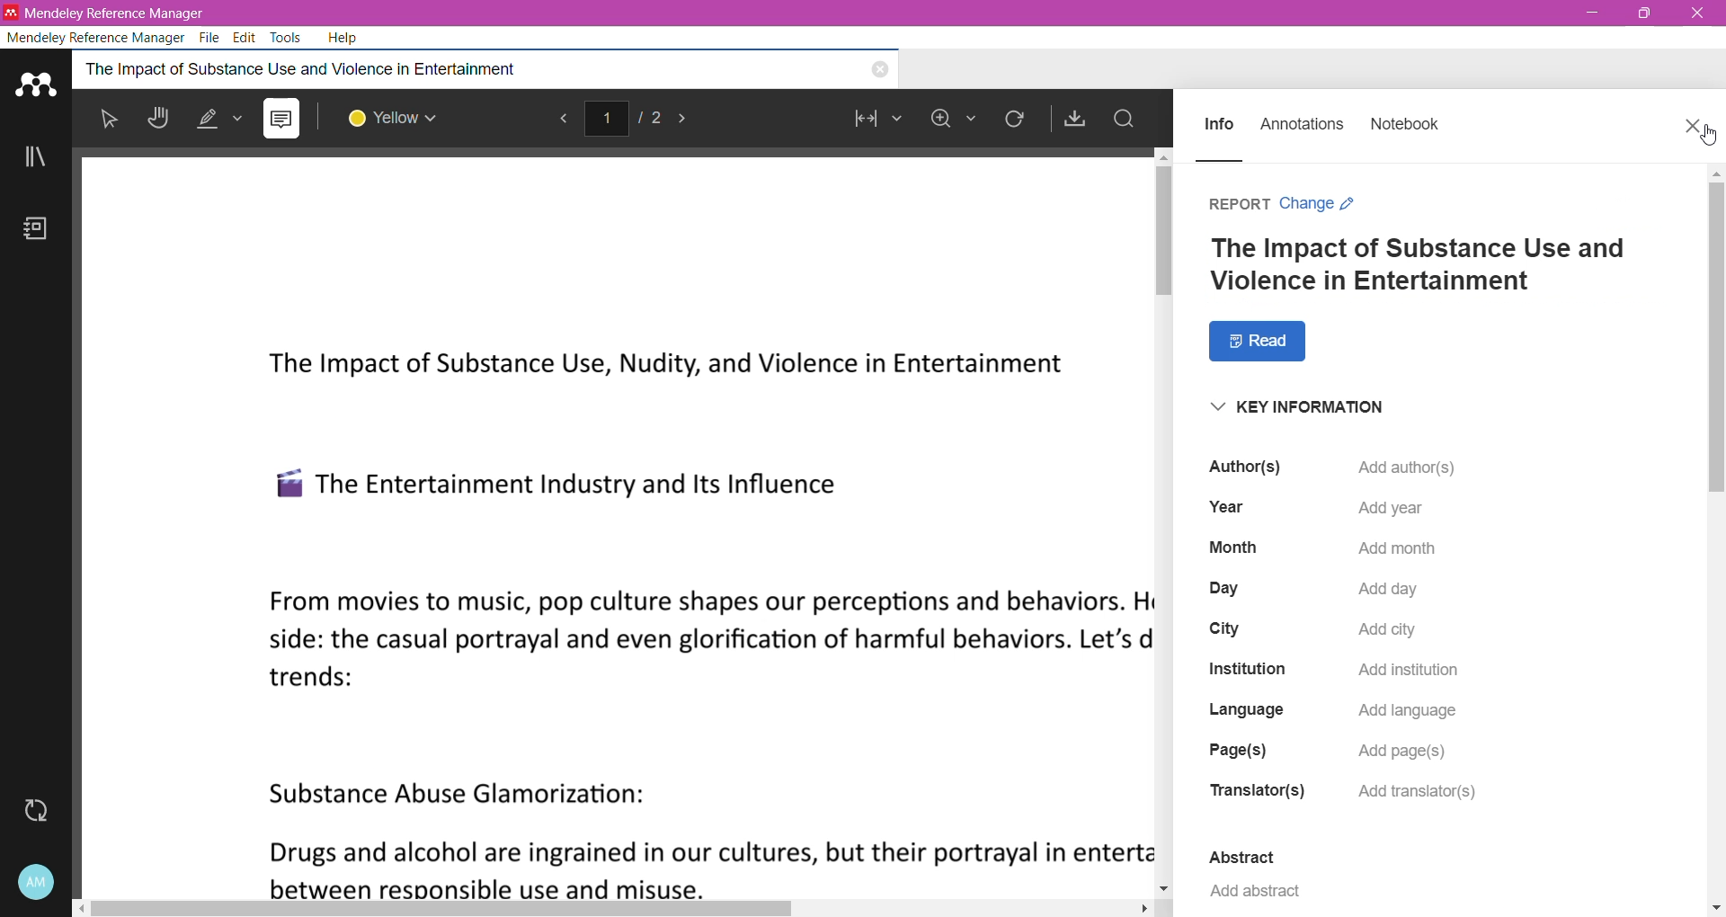 The width and height of the screenshot is (1726, 917). Describe the element at coordinates (1385, 594) in the screenshot. I see `Click to Add day` at that location.